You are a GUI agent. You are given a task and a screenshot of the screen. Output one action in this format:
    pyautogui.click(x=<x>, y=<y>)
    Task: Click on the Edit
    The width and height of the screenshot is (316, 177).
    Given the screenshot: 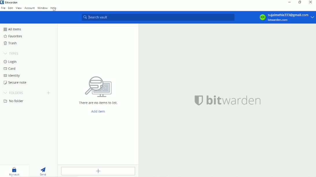 What is the action you would take?
    pyautogui.click(x=10, y=8)
    